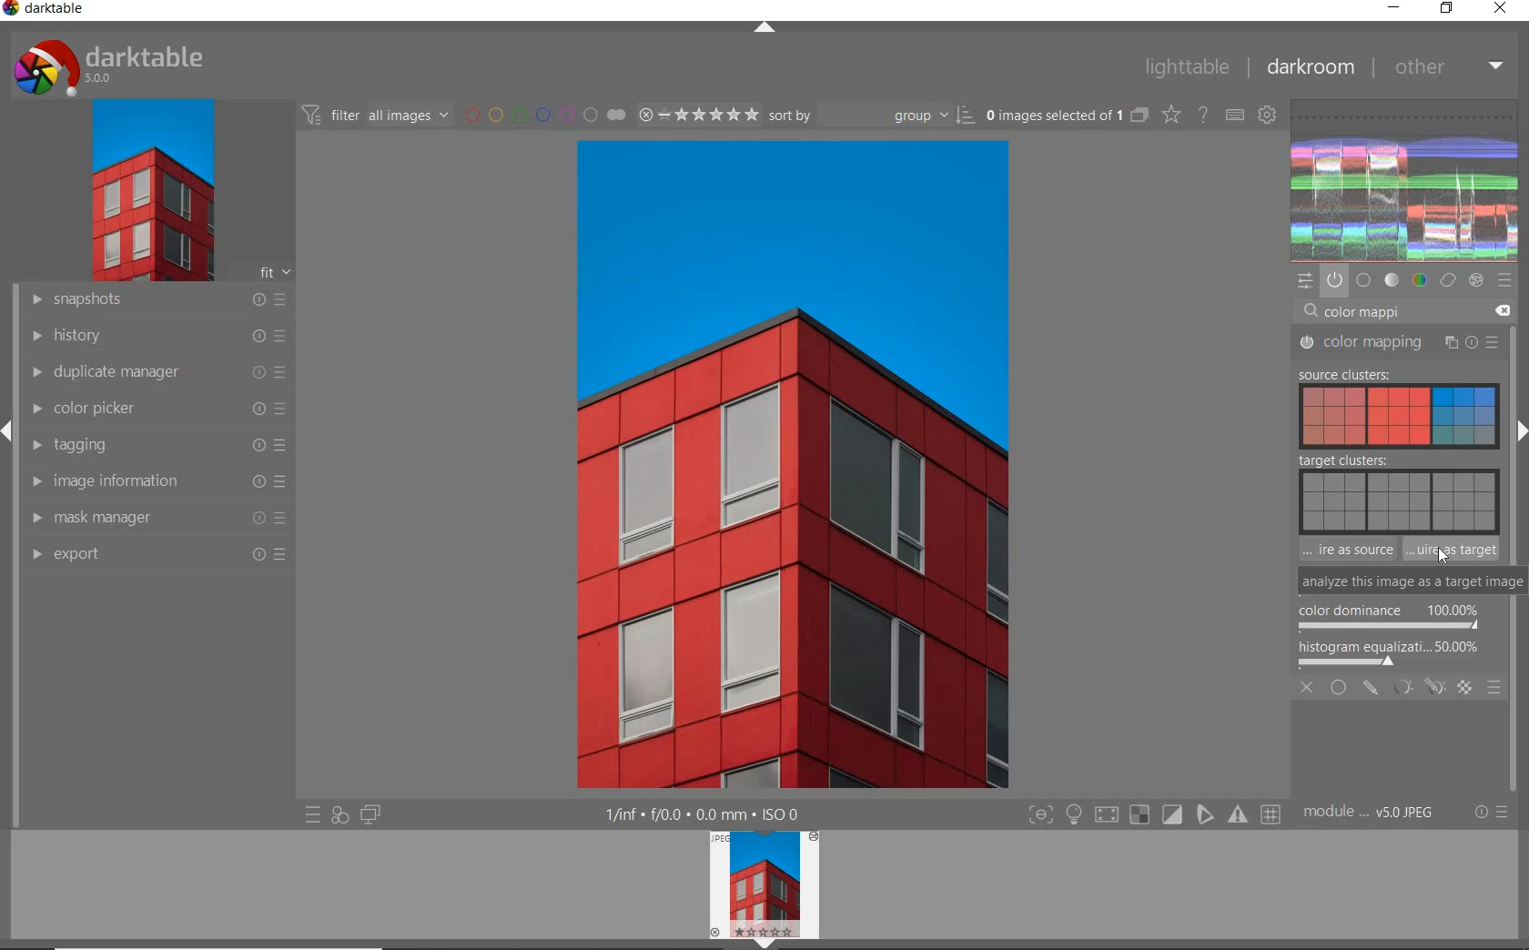 The image size is (1529, 950). Describe the element at coordinates (1364, 281) in the screenshot. I see `base` at that location.